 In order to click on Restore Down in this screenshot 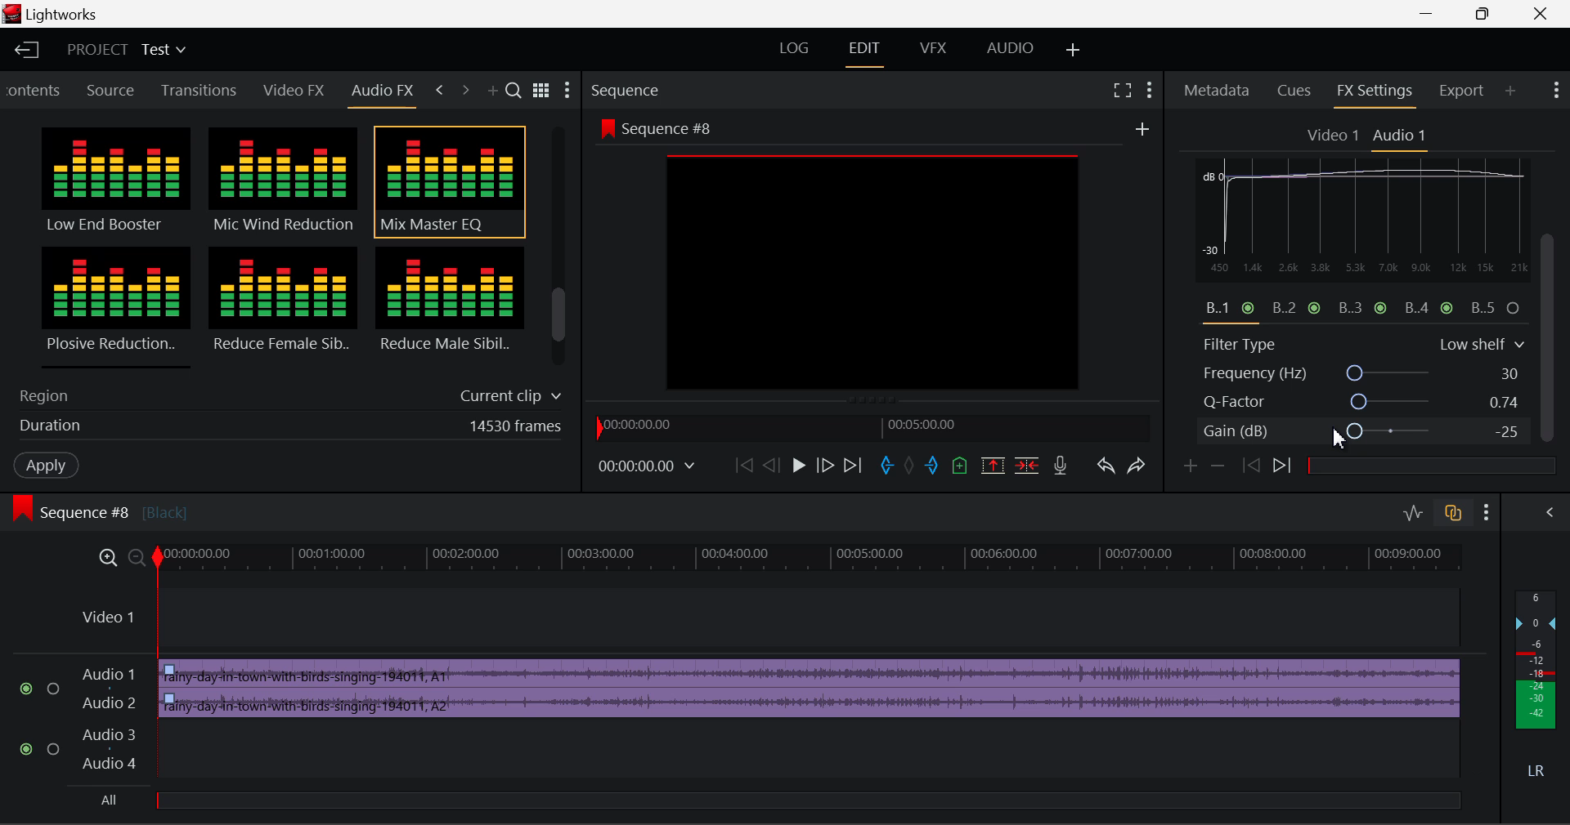, I will do `click(1433, 14)`.